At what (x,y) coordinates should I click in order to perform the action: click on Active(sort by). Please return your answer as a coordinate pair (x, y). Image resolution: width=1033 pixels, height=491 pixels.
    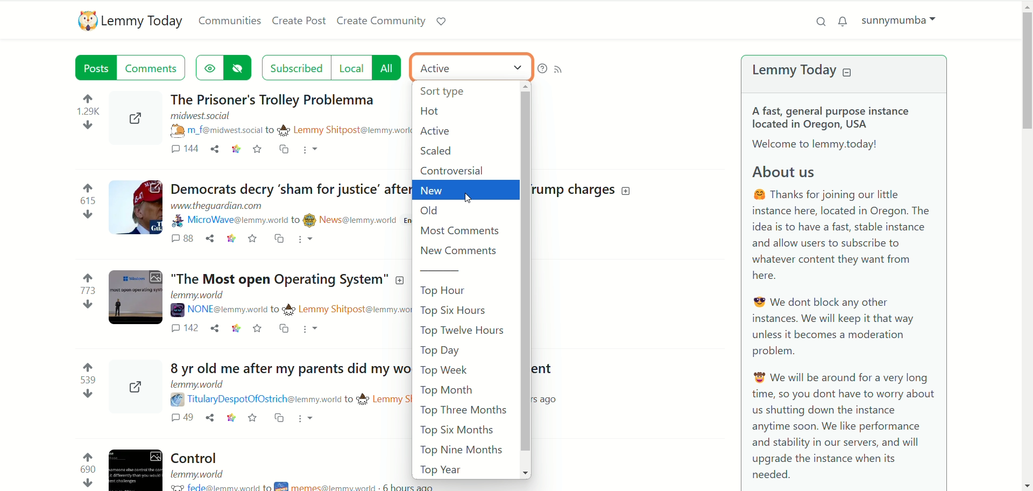
    Looking at the image, I should click on (470, 68).